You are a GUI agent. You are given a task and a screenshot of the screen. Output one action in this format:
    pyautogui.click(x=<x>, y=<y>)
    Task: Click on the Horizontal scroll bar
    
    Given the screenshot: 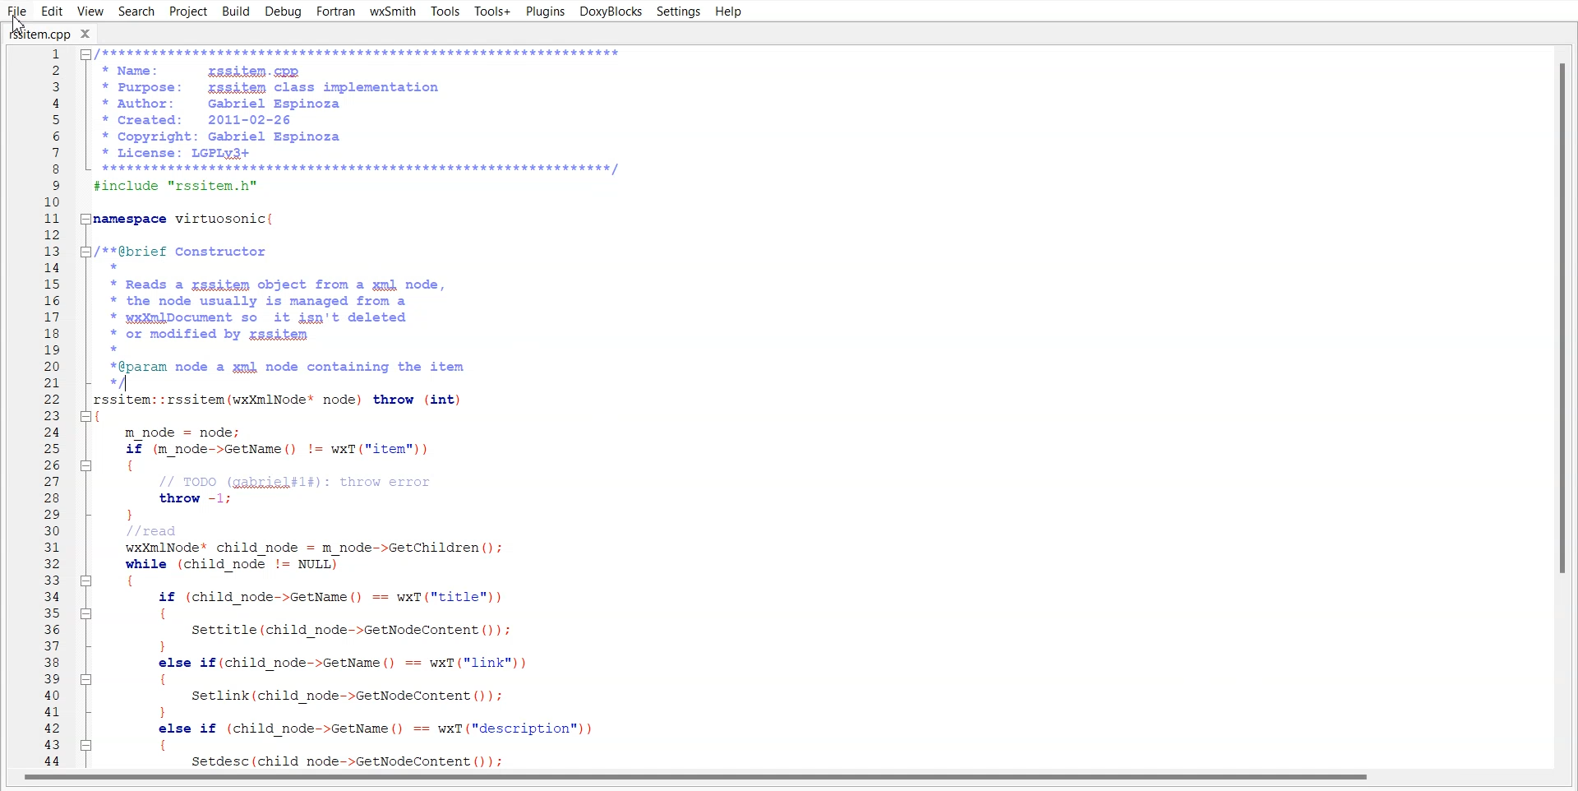 What is the action you would take?
    pyautogui.click(x=789, y=781)
    